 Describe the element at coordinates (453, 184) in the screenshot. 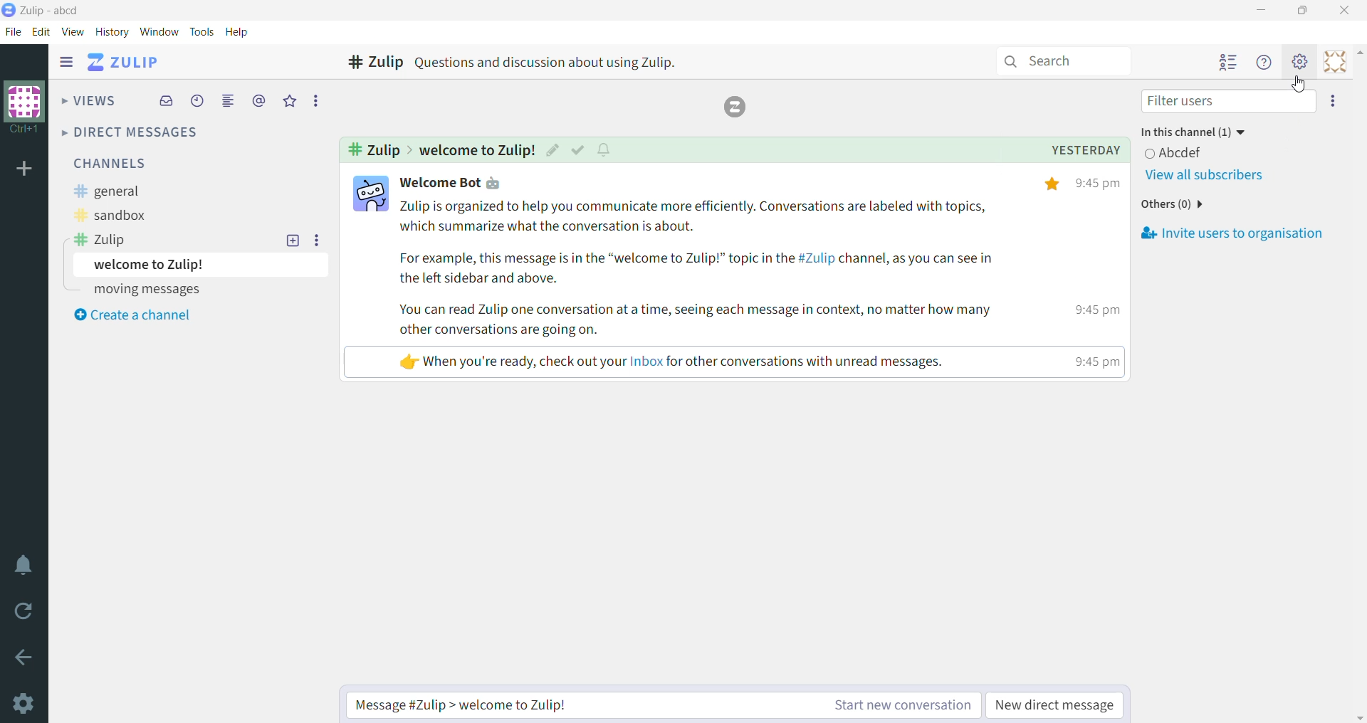

I see `(321 Welcome Bot ¢y` at that location.